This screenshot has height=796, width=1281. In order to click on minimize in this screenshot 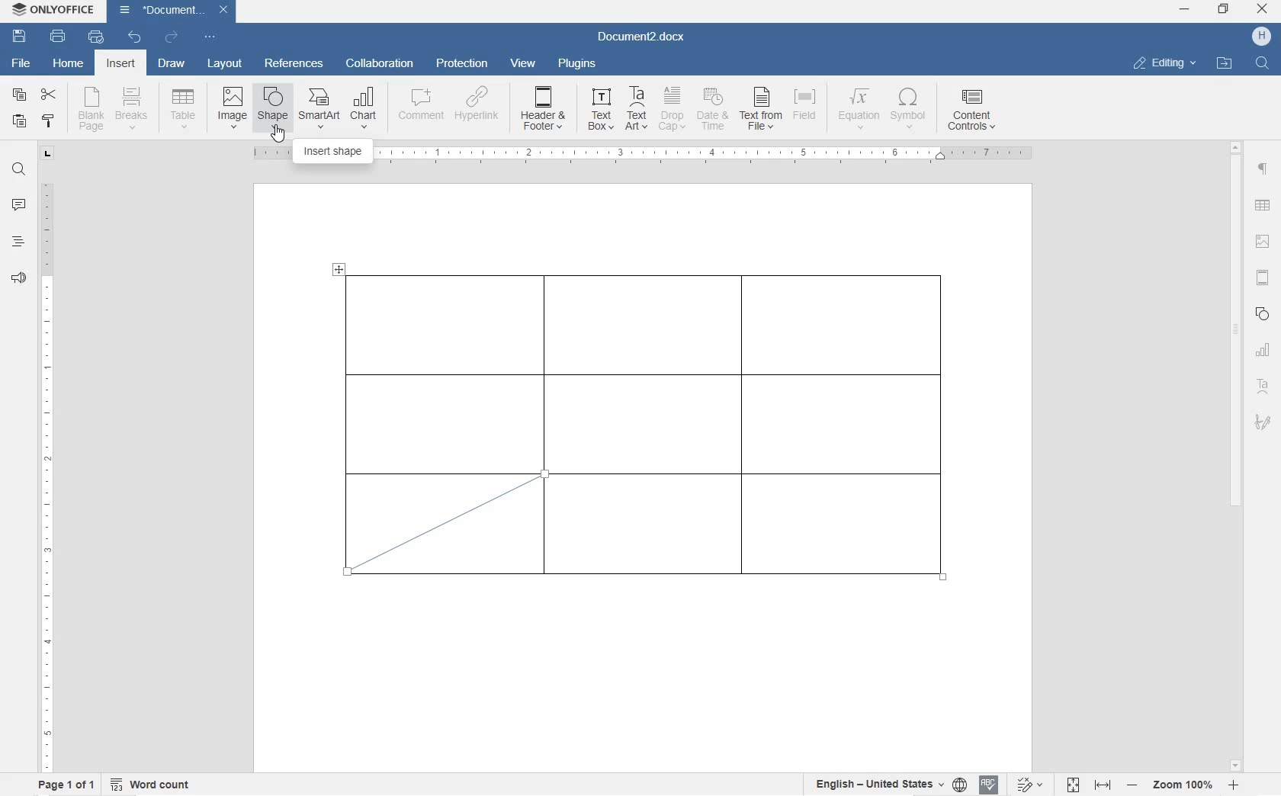, I will do `click(1184, 9)`.